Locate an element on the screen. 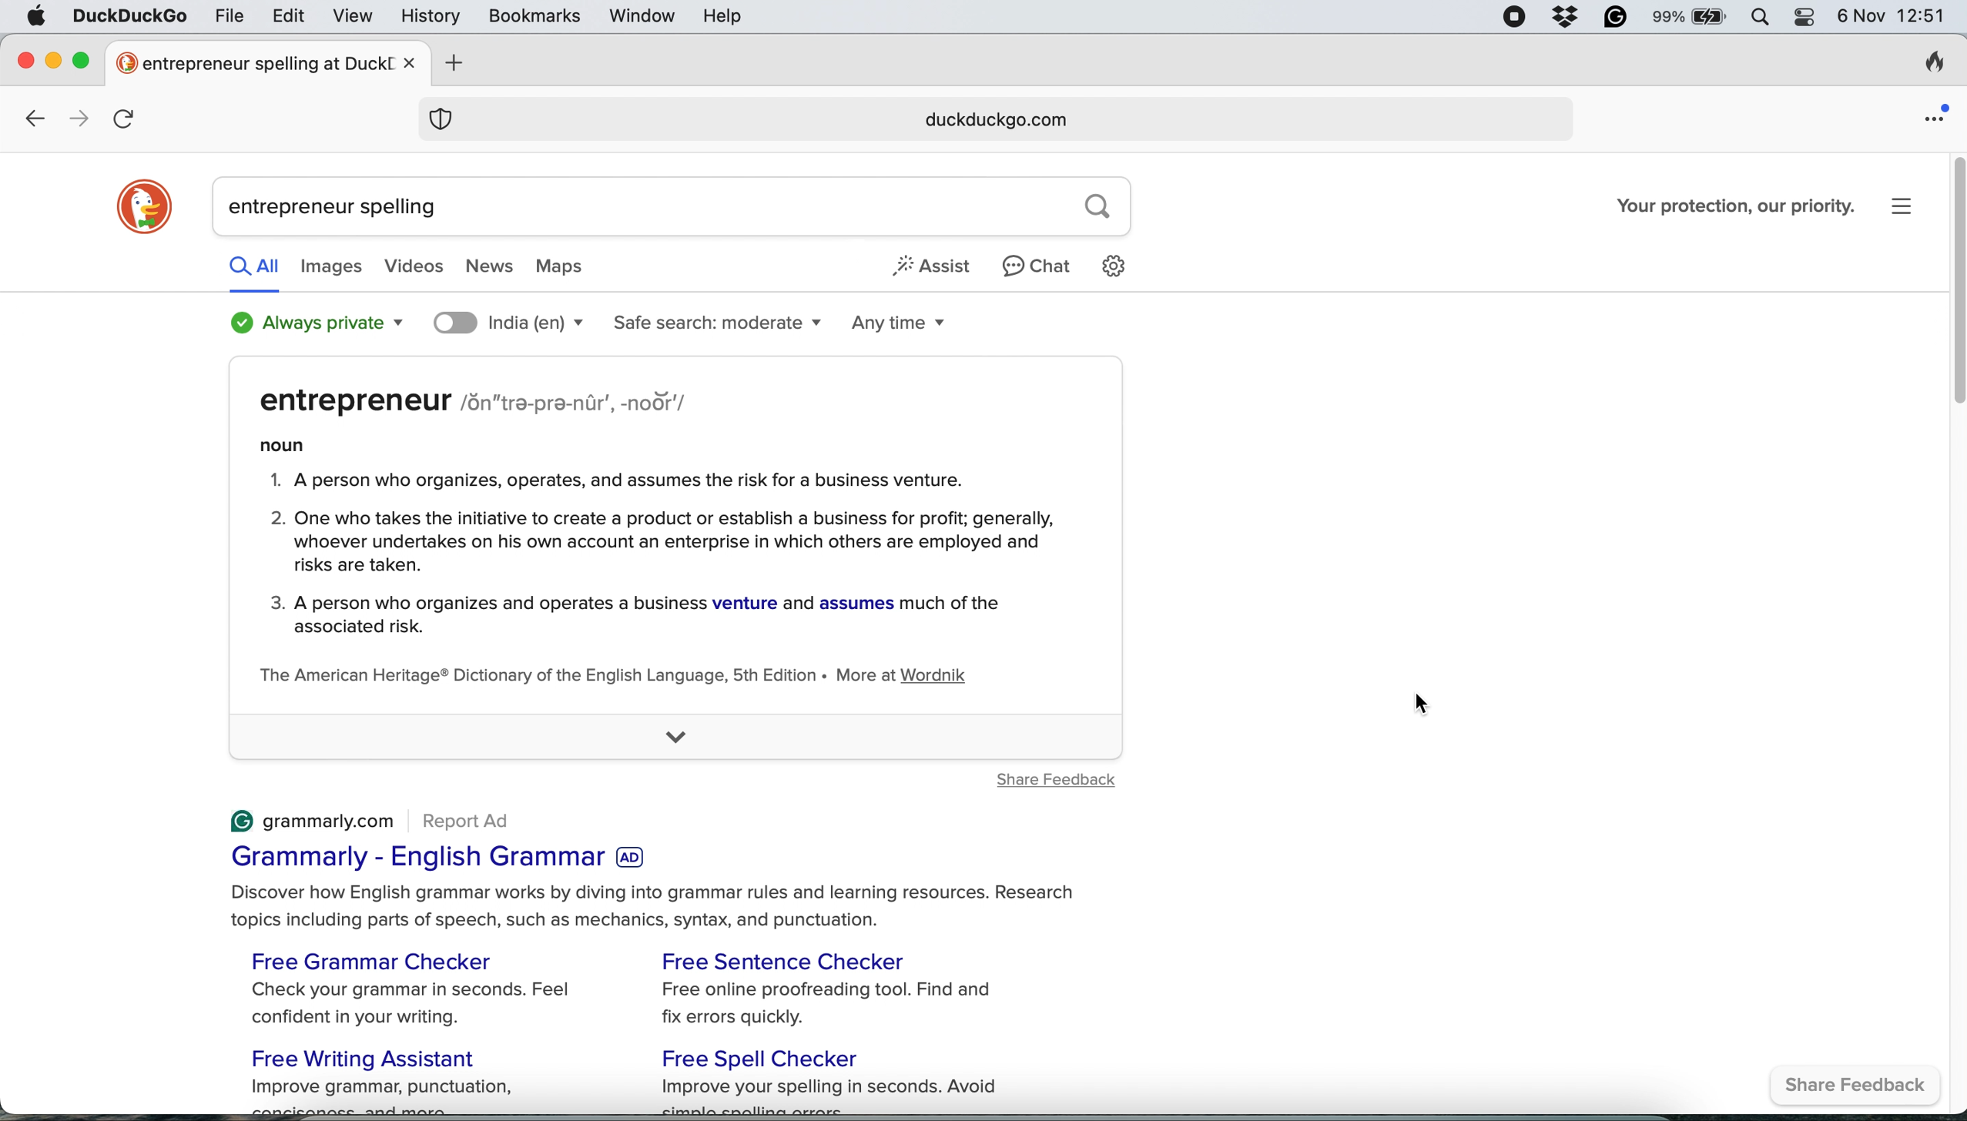  maps is located at coordinates (558, 265).